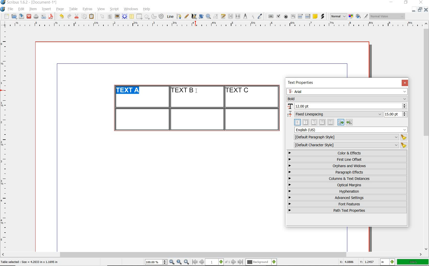  What do you see at coordinates (347, 91) in the screenshot?
I see `font family` at bounding box center [347, 91].